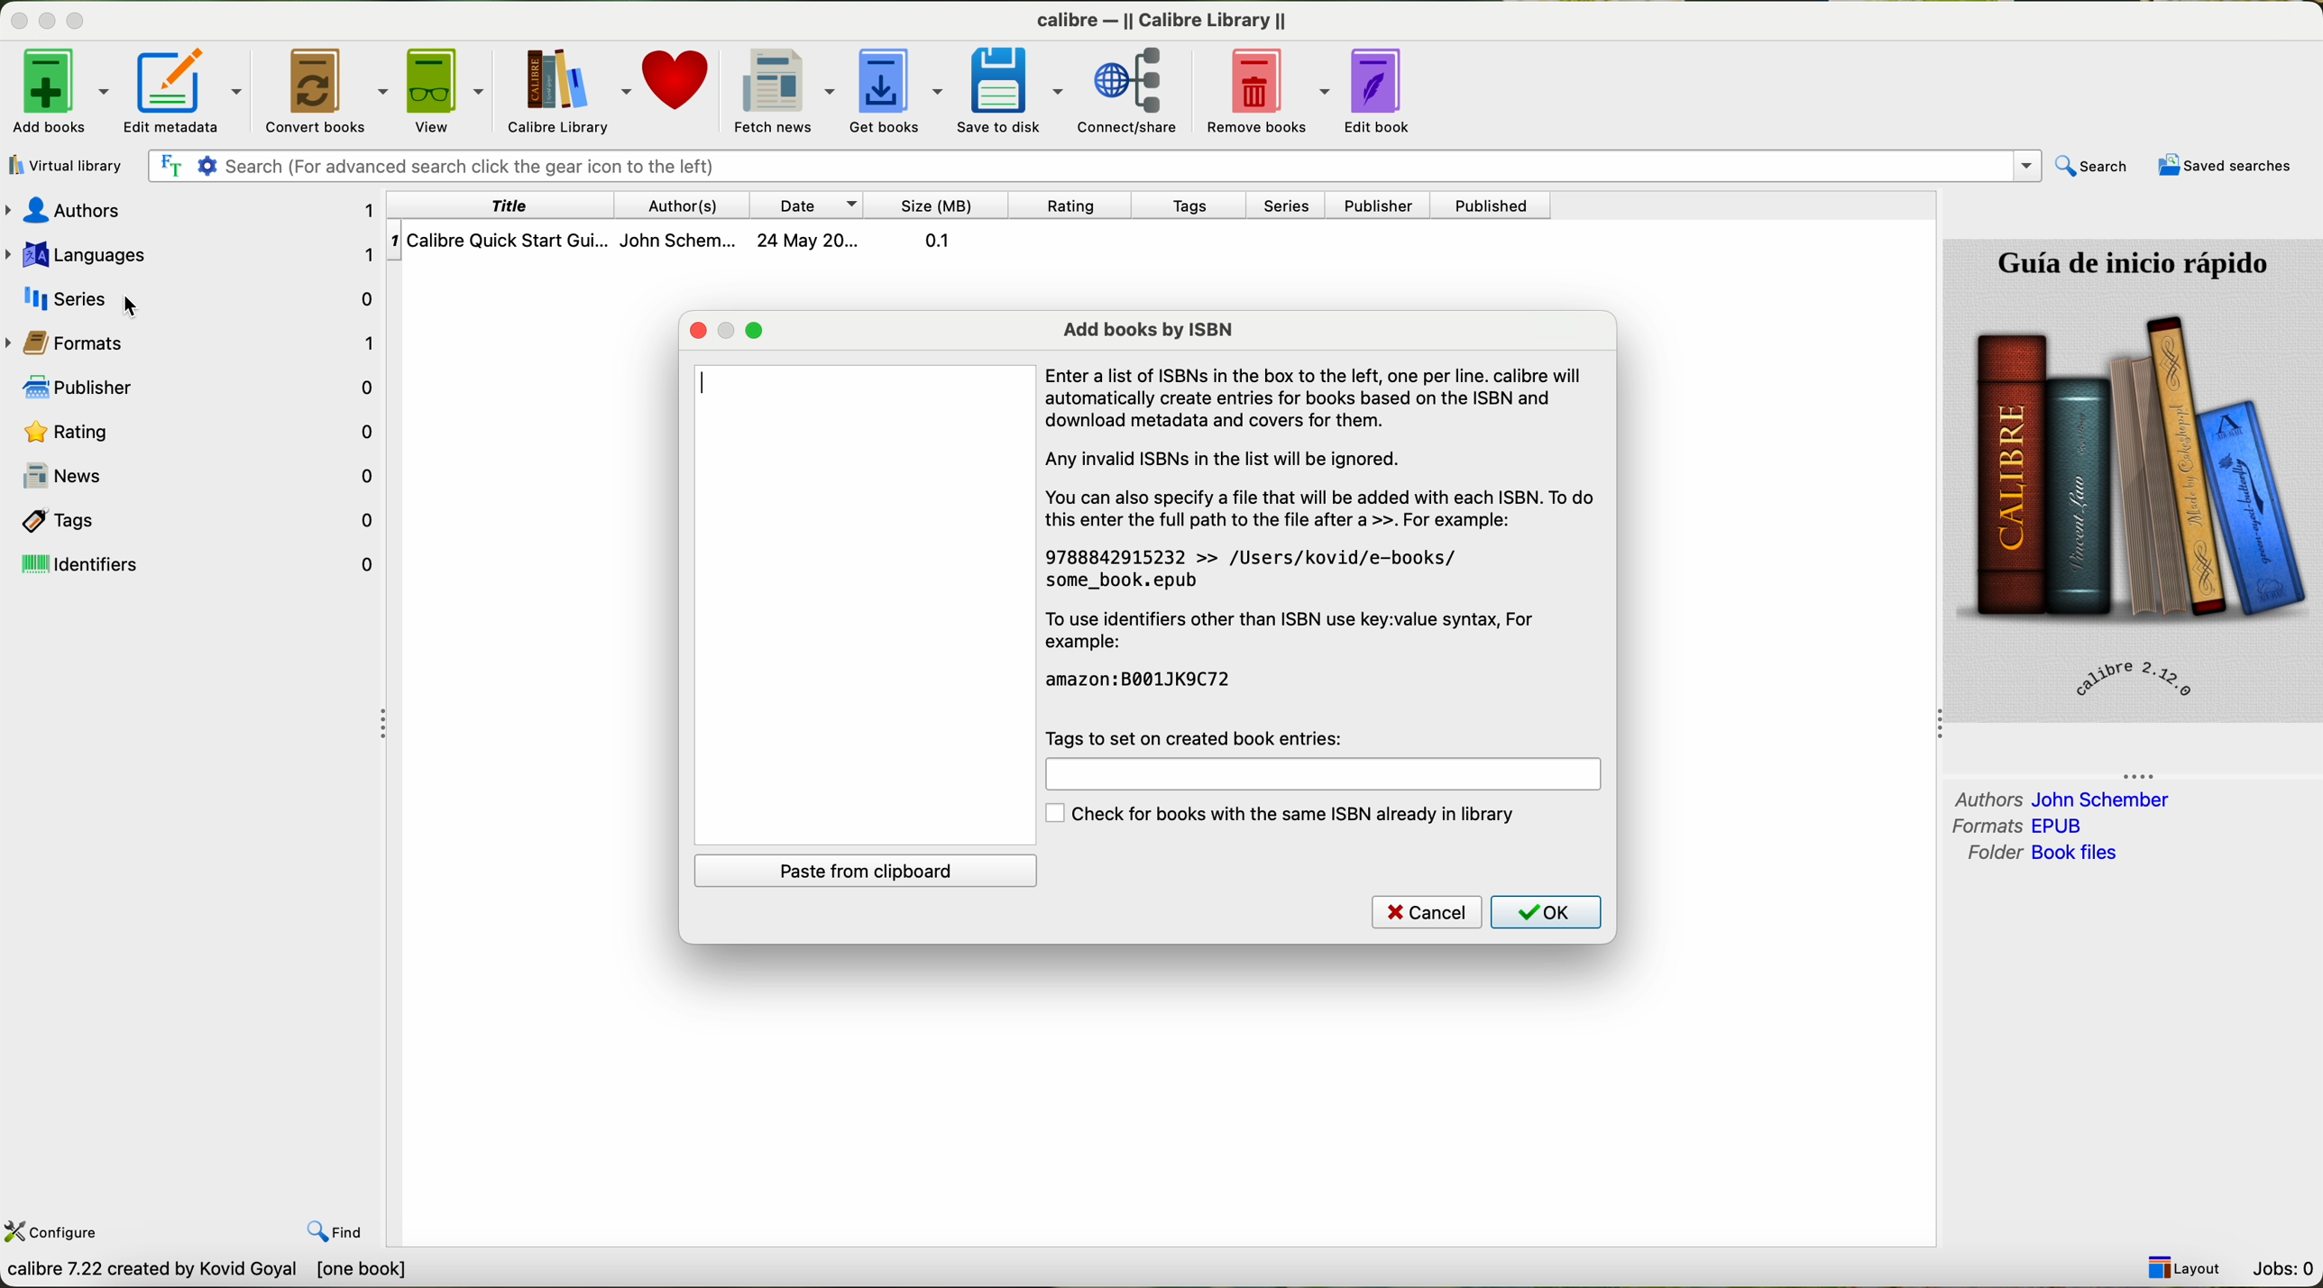  Describe the element at coordinates (215, 1273) in the screenshot. I see `Callibre 7.22 created by Kavid Goyal [0 books]` at that location.